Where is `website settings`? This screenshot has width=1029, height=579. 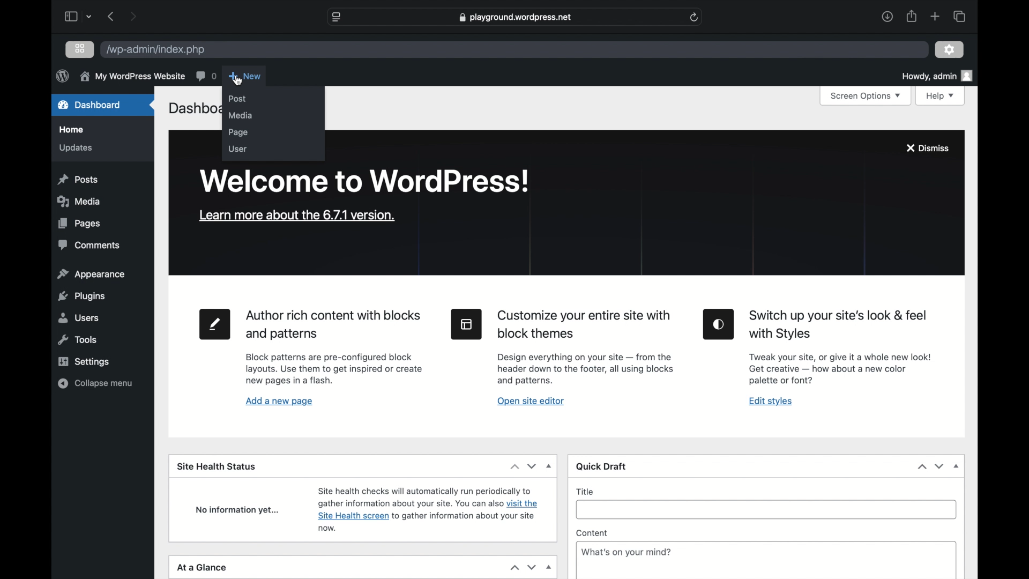
website settings is located at coordinates (338, 17).